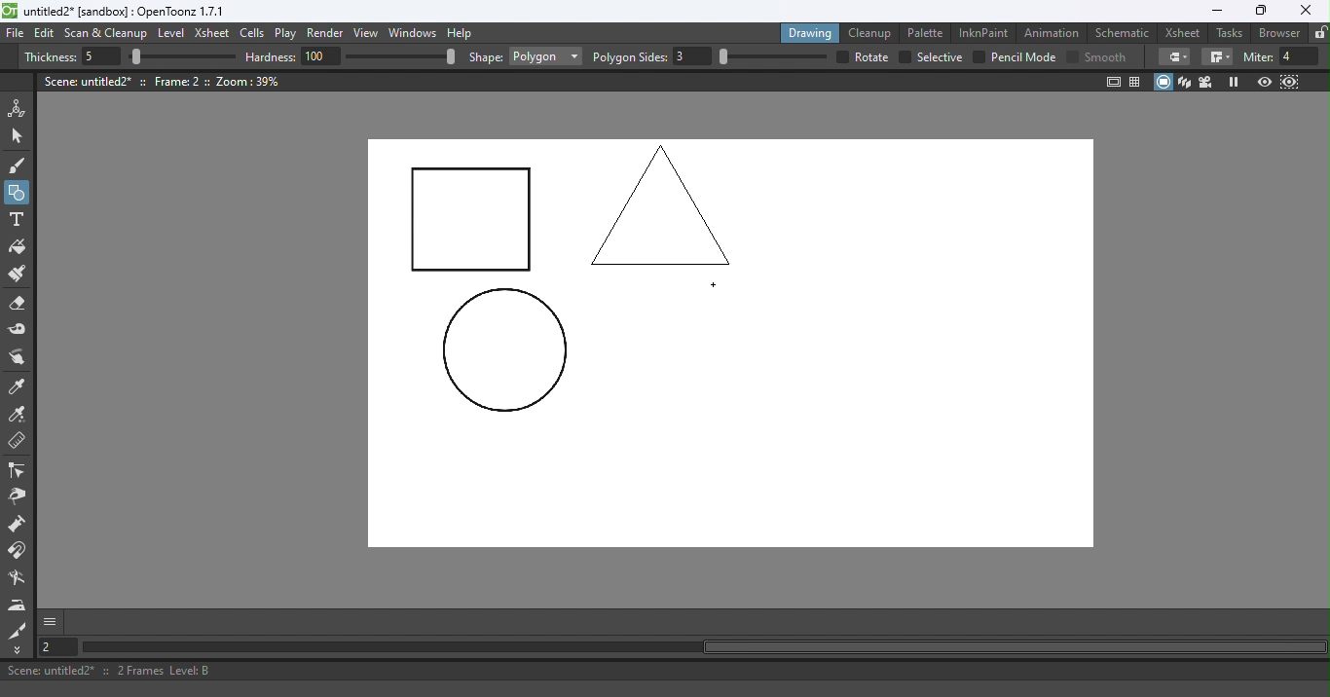  I want to click on Horizontal scroll bar, so click(703, 647).